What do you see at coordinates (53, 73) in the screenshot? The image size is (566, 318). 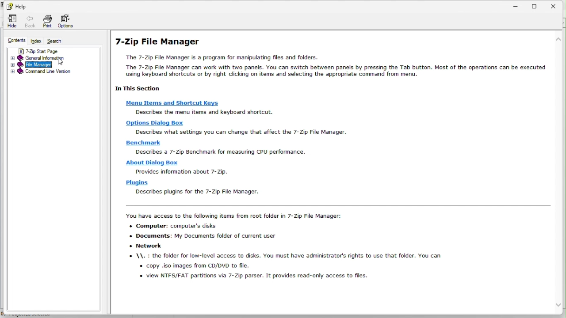 I see `Command line version` at bounding box center [53, 73].